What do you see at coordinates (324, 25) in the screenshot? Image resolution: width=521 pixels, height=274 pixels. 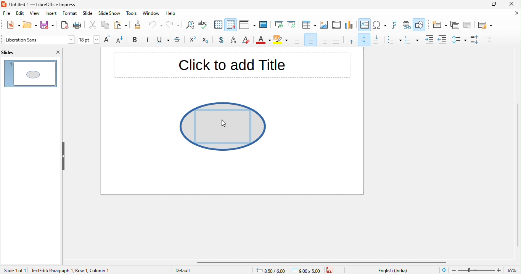 I see `image` at bounding box center [324, 25].